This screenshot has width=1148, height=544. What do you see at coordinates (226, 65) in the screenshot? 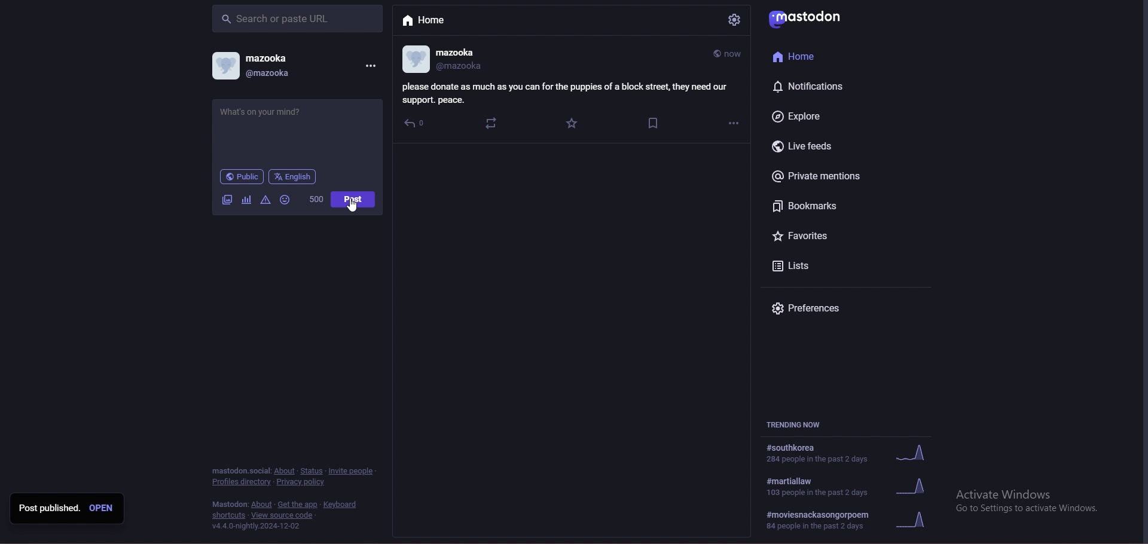
I see `profile` at bounding box center [226, 65].